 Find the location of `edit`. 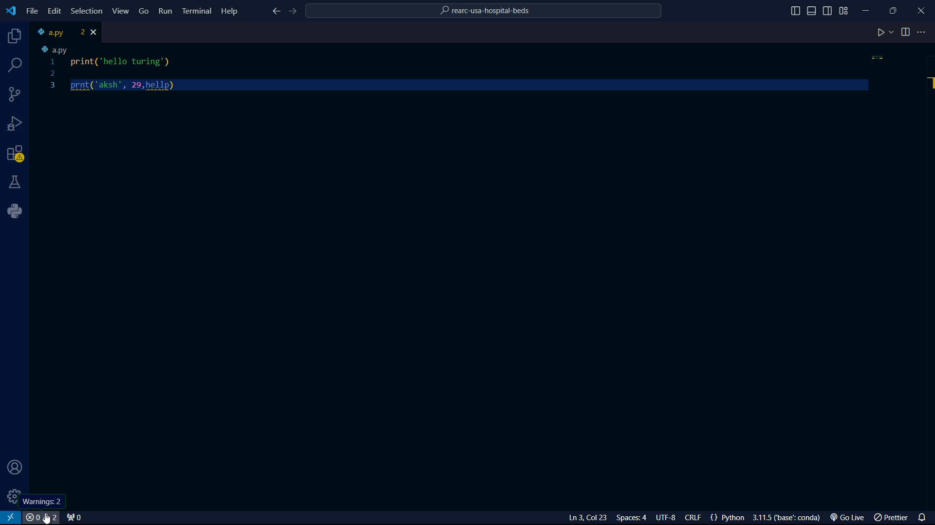

edit is located at coordinates (54, 11).